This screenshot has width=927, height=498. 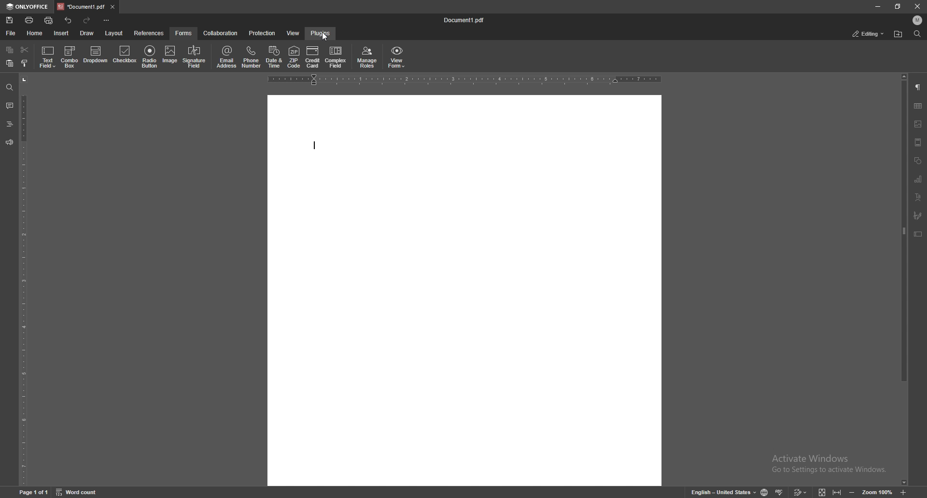 What do you see at coordinates (918, 87) in the screenshot?
I see `paragraph` at bounding box center [918, 87].